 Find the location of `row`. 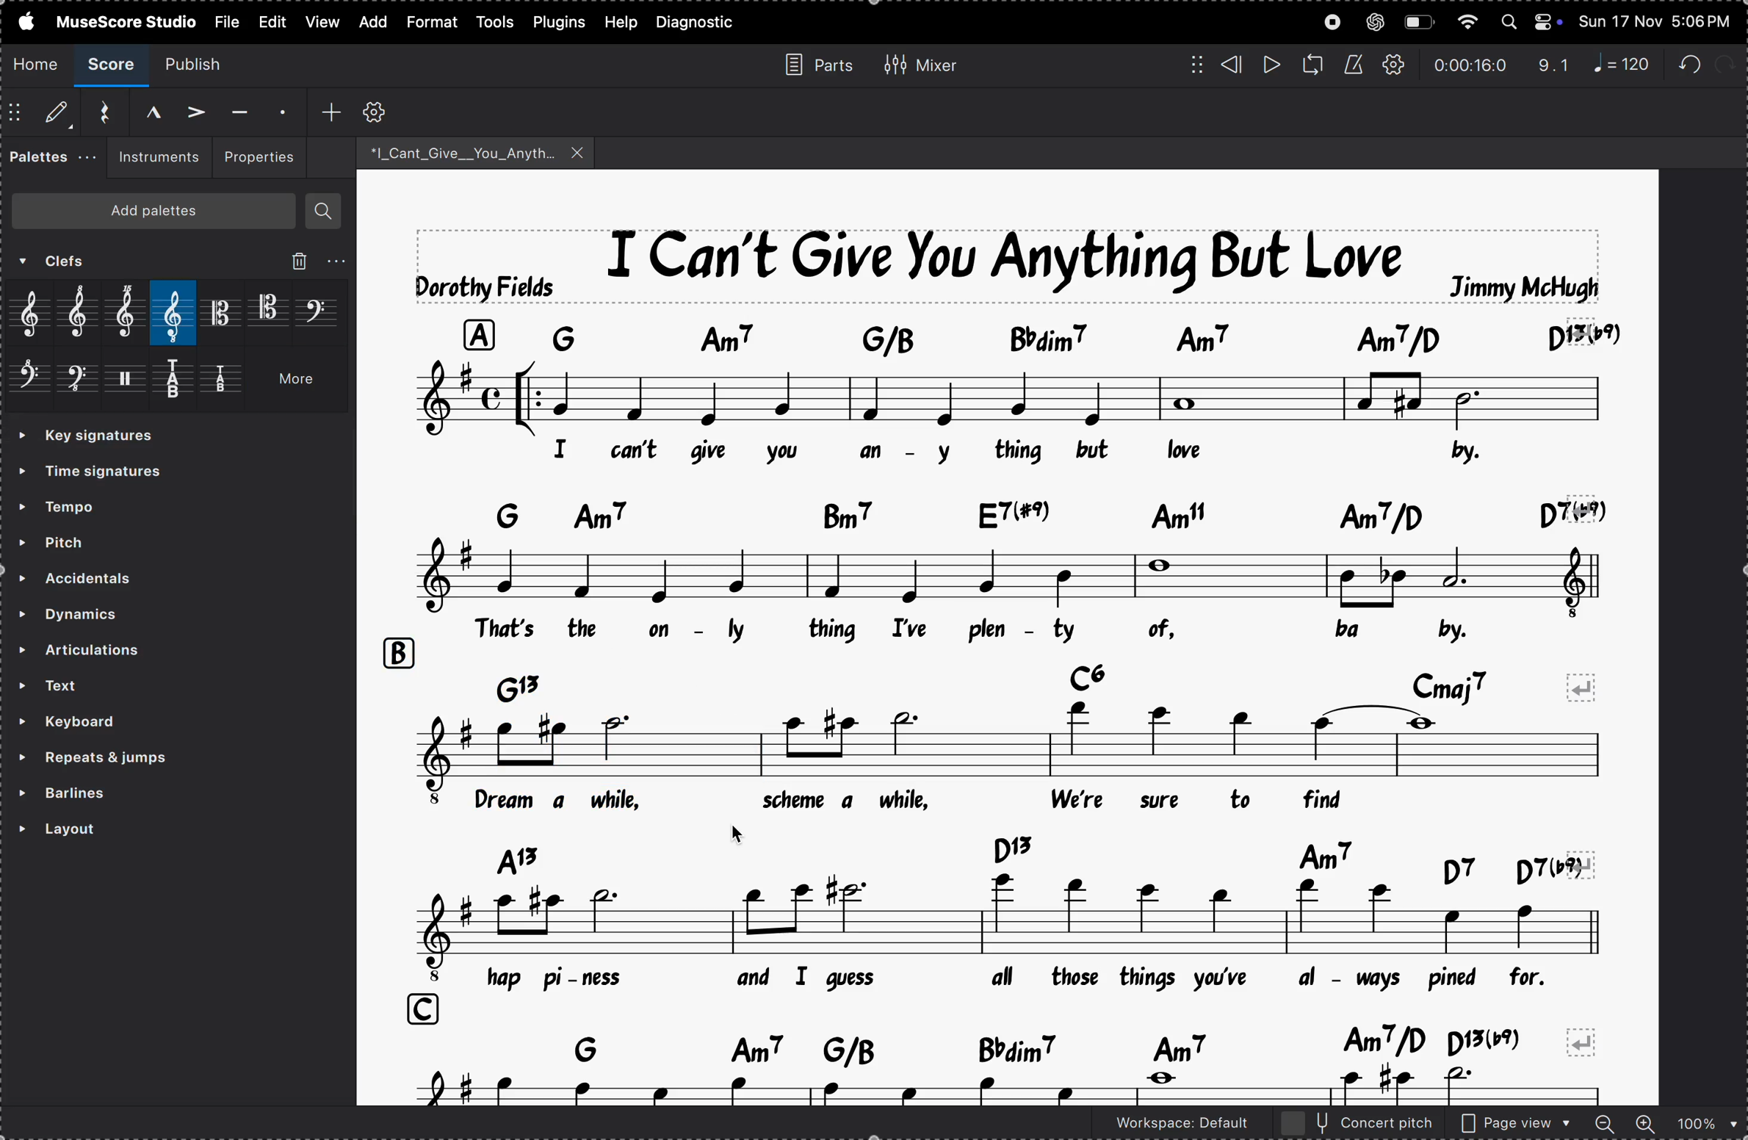

row is located at coordinates (416, 1006).